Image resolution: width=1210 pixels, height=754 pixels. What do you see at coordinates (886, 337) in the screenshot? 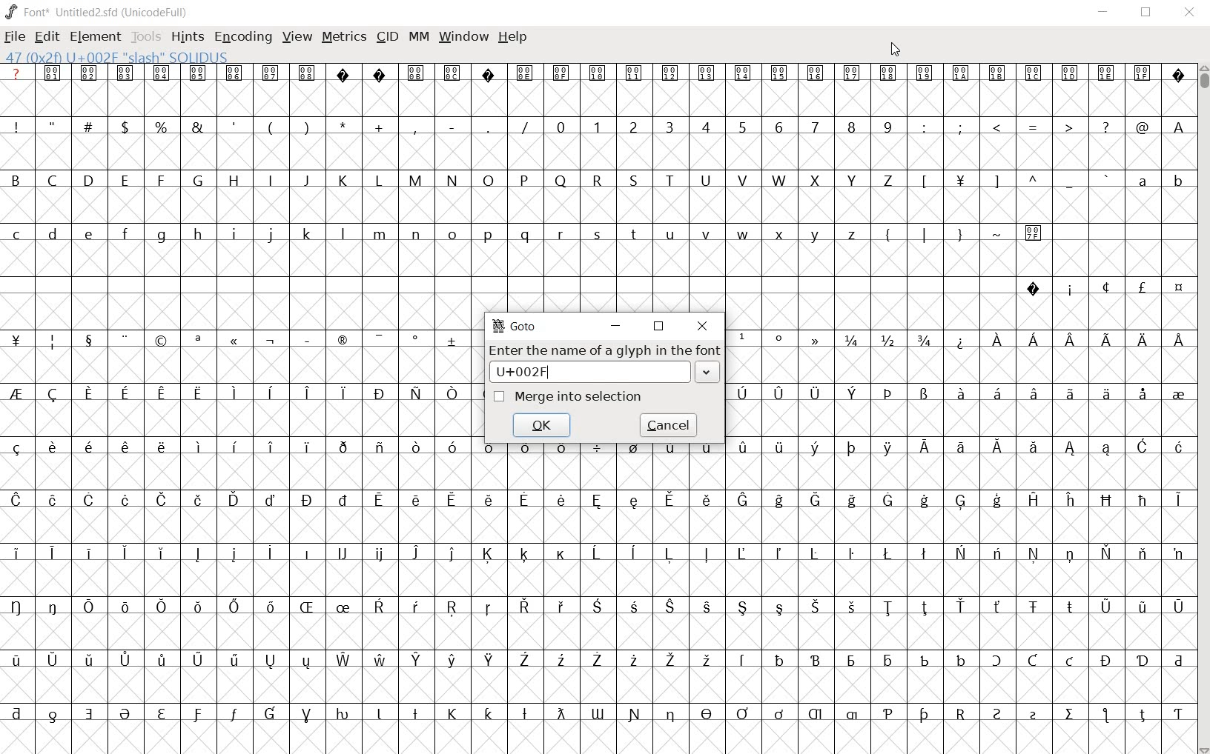
I see `fractions` at bounding box center [886, 337].